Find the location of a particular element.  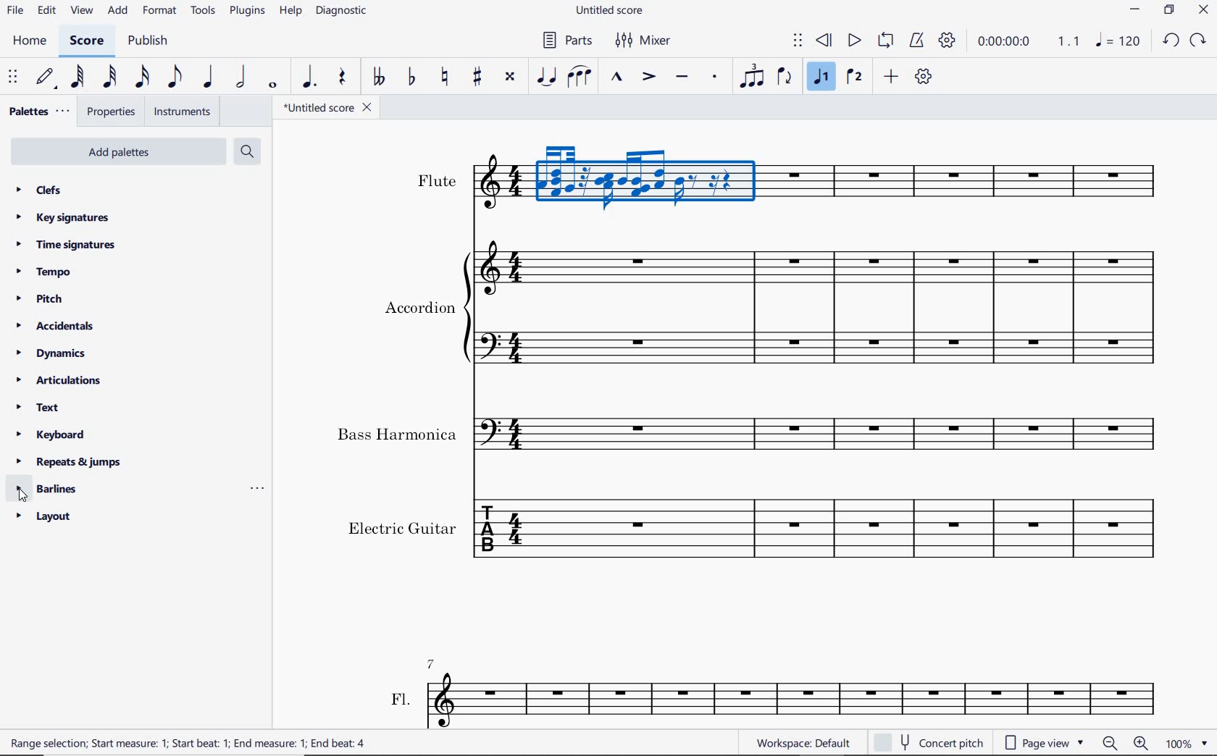

eighth note is located at coordinates (173, 77).